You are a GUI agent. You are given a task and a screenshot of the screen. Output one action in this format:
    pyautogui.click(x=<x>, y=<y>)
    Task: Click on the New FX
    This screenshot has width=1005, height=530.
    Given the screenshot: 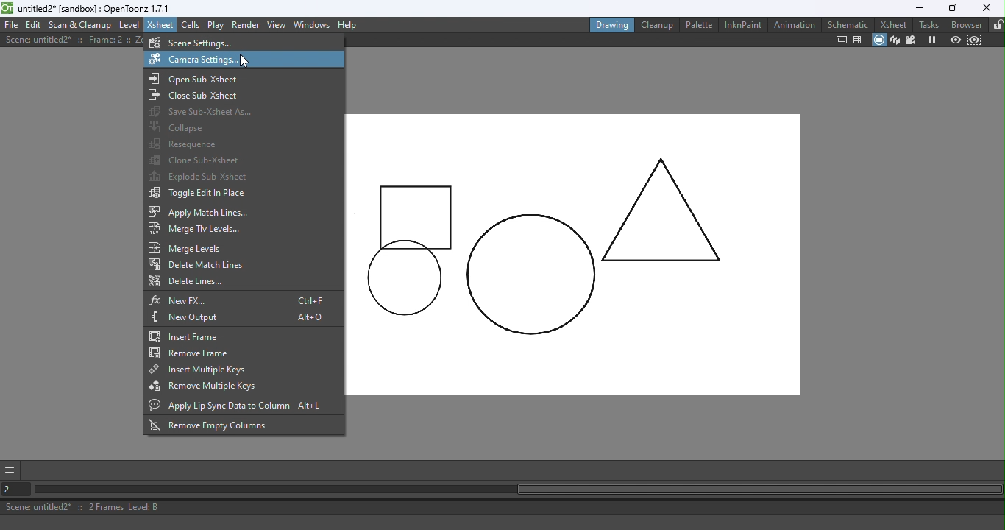 What is the action you would take?
    pyautogui.click(x=239, y=300)
    